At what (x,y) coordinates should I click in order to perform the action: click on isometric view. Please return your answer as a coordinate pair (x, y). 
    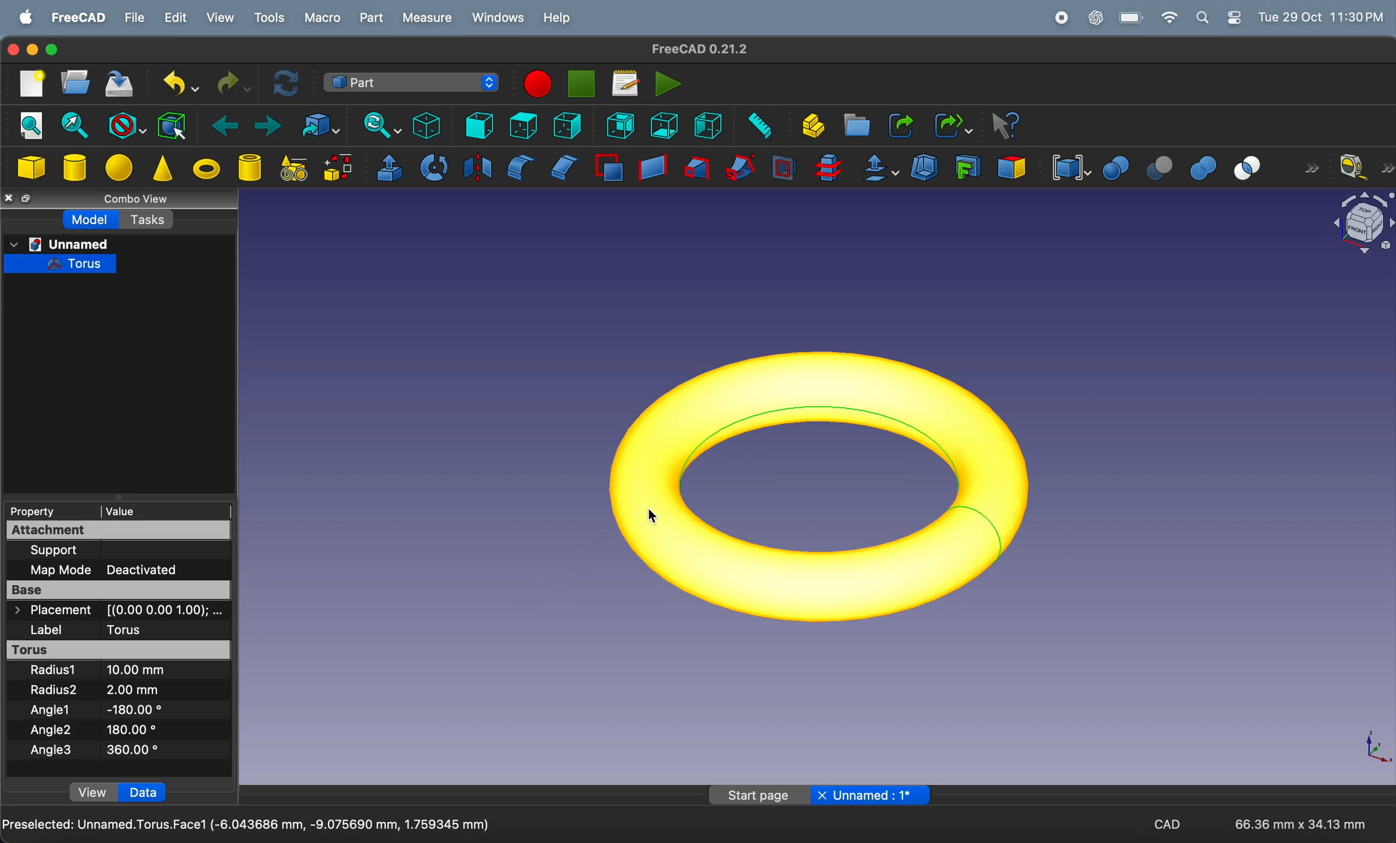
    Looking at the image, I should click on (428, 125).